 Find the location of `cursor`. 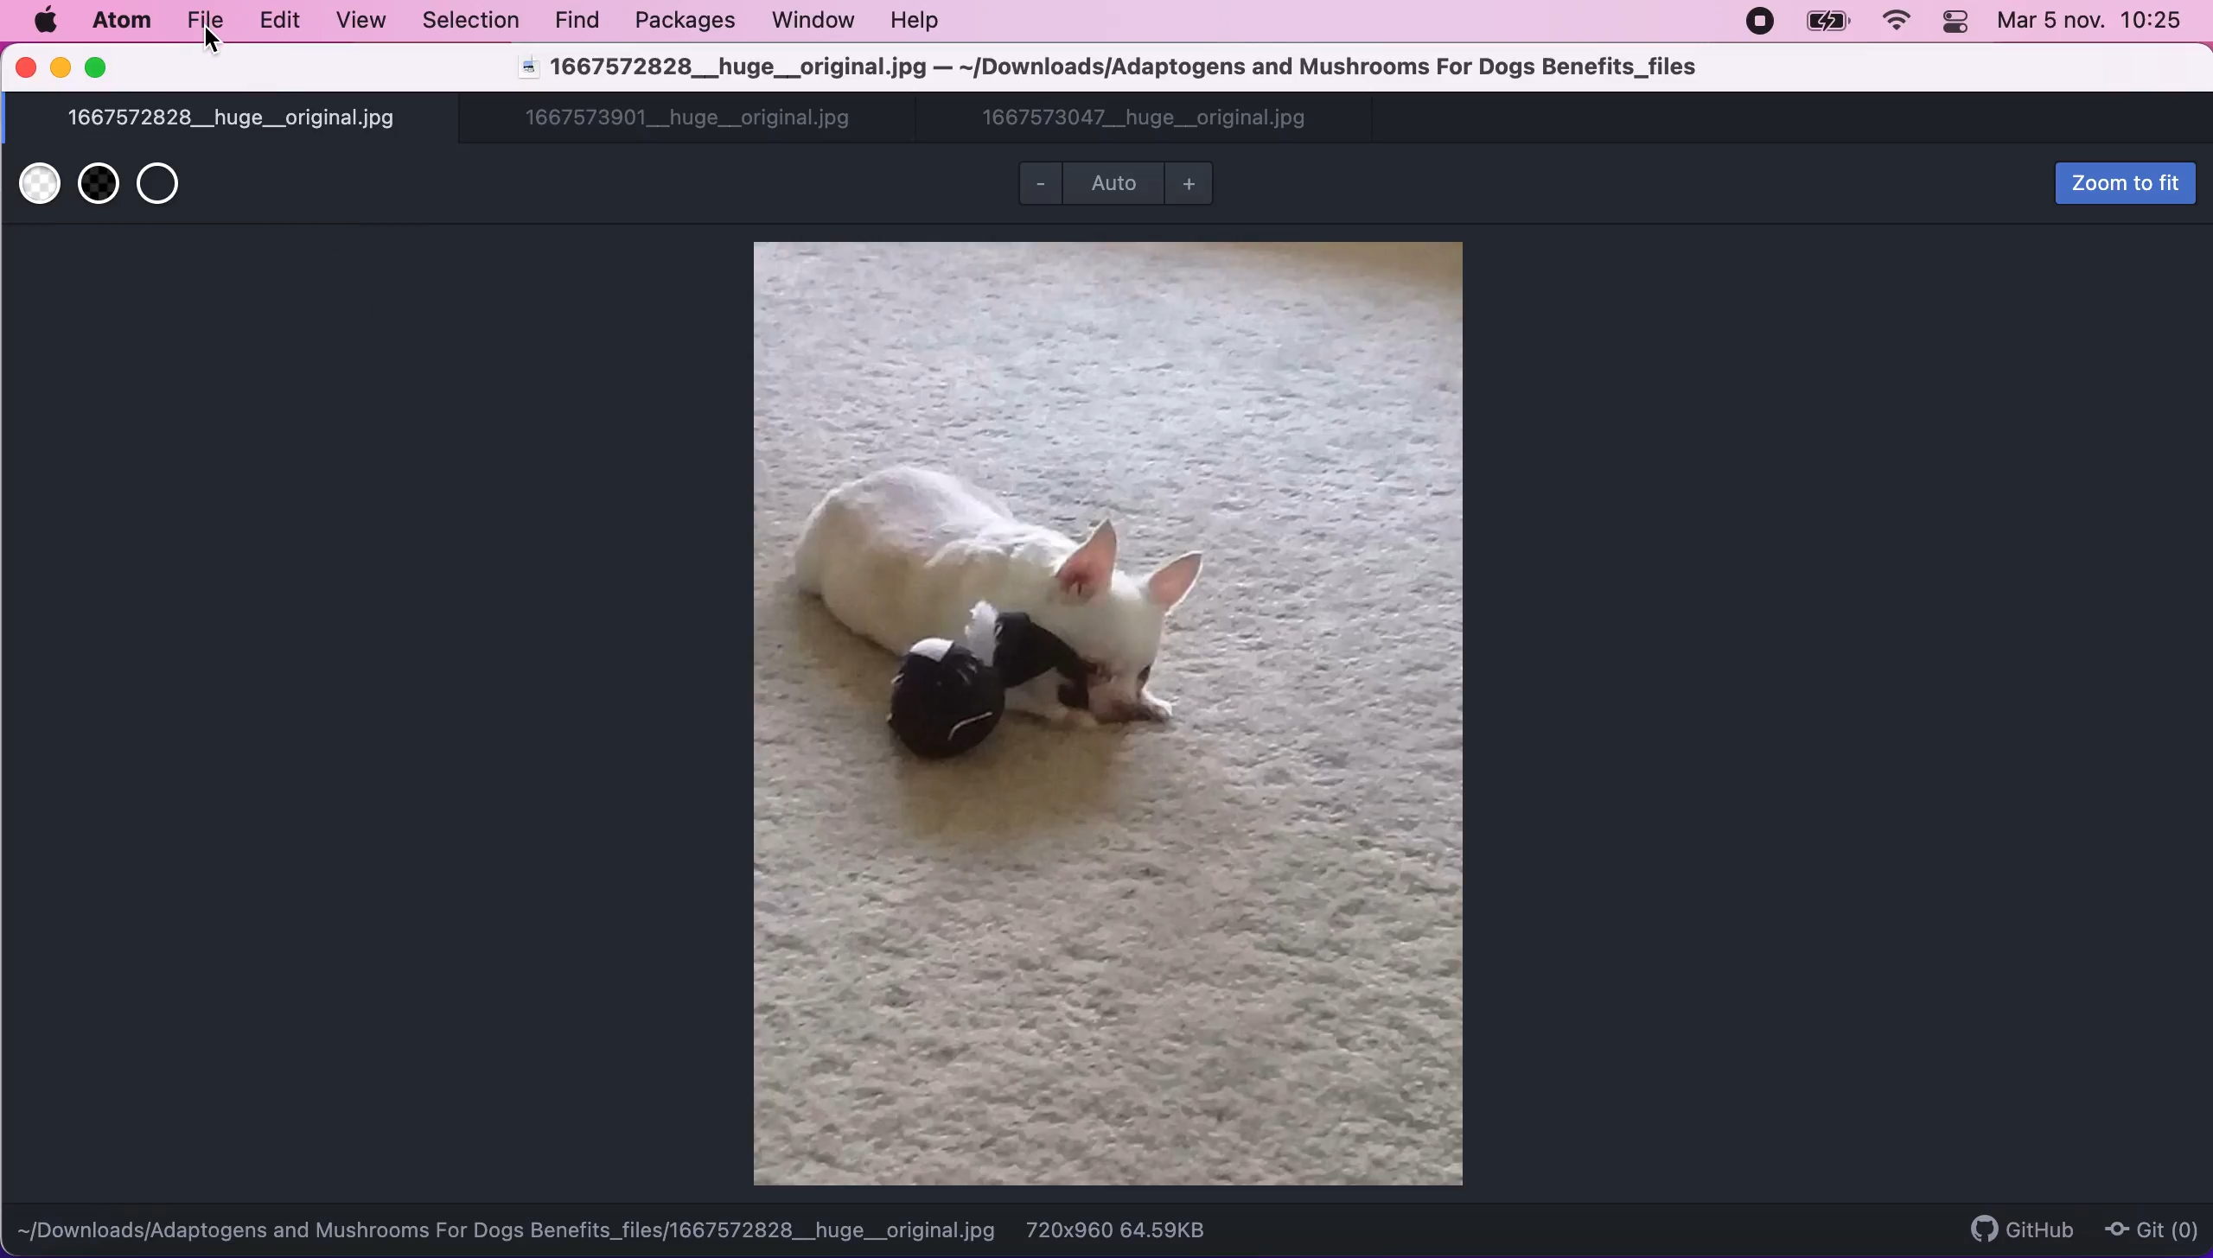

cursor is located at coordinates (211, 46).